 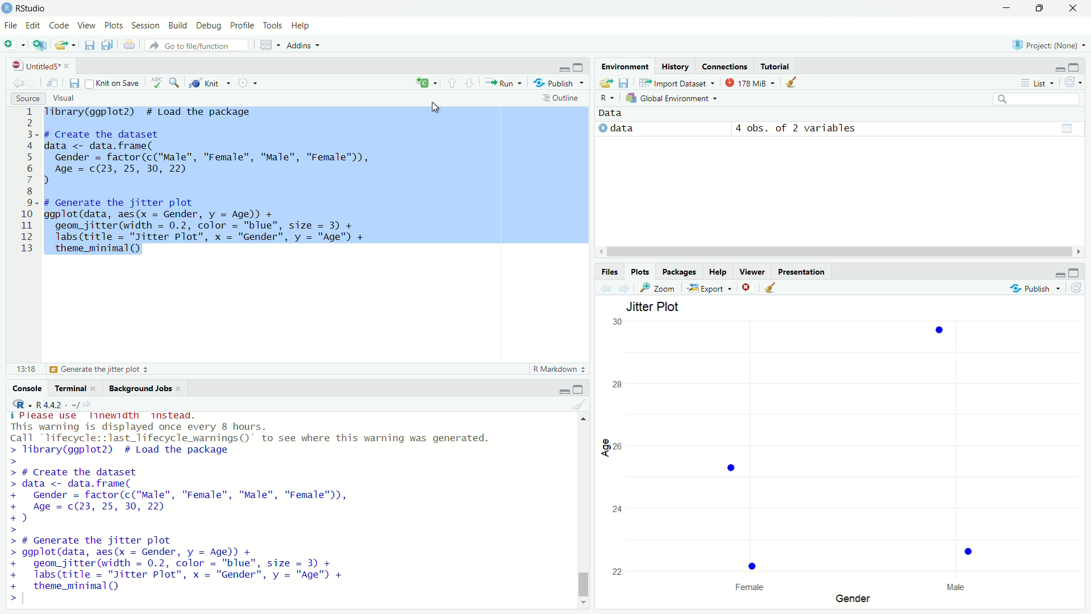 What do you see at coordinates (66, 99) in the screenshot?
I see `visual` at bounding box center [66, 99].